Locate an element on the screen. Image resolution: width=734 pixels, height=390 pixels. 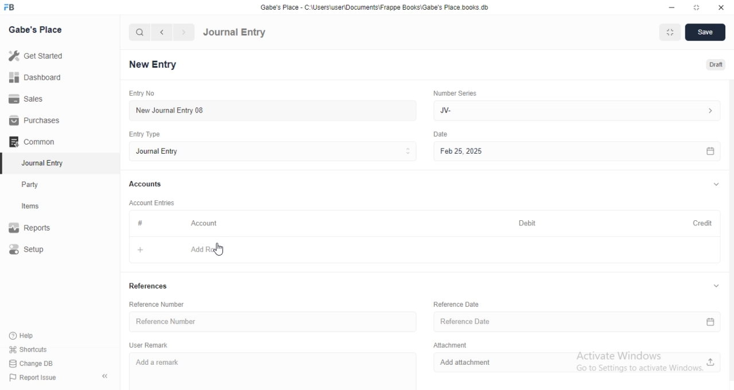
FB is located at coordinates (10, 7).